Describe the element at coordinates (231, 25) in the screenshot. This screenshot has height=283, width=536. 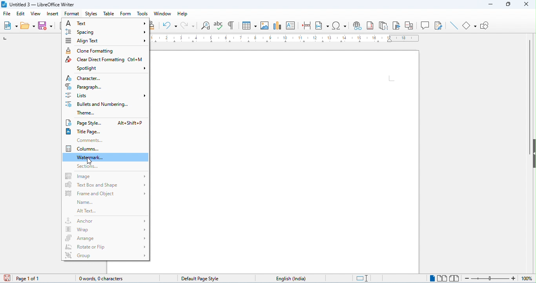
I see `toggle formatting marks` at that location.